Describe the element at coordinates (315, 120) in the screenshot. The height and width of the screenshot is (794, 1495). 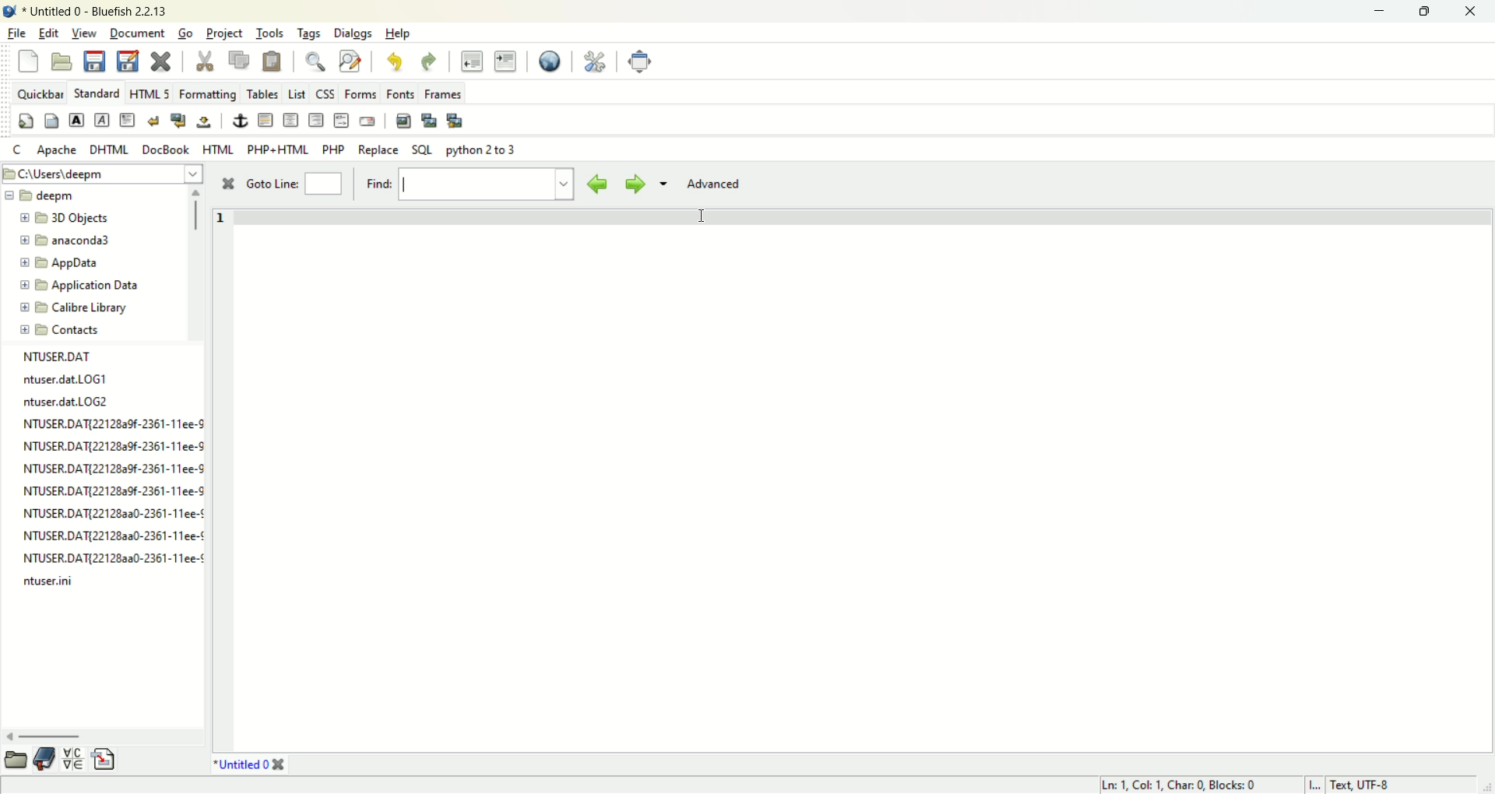
I see `right justify` at that location.